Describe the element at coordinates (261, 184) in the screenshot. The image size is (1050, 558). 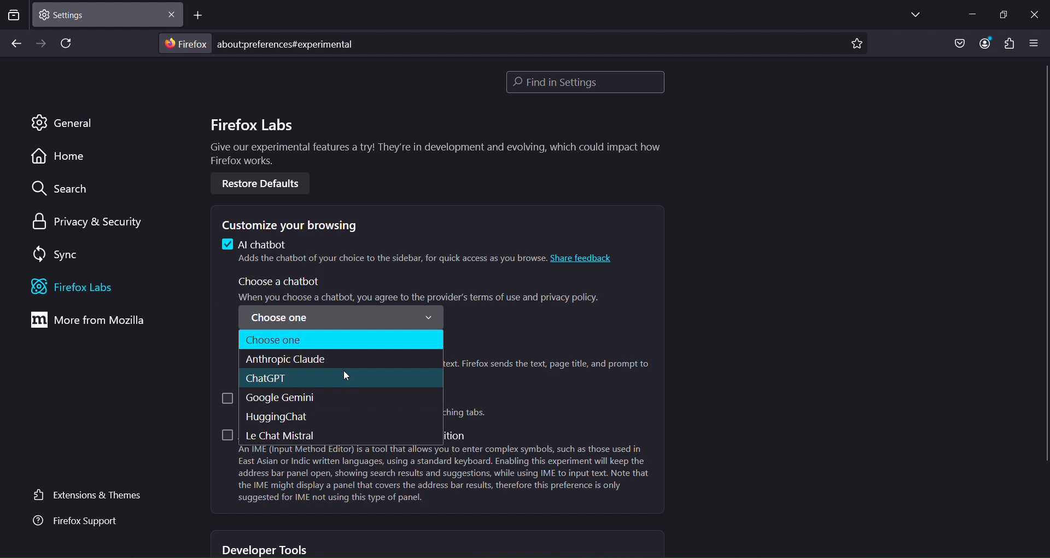
I see `Restore Defaults` at that location.